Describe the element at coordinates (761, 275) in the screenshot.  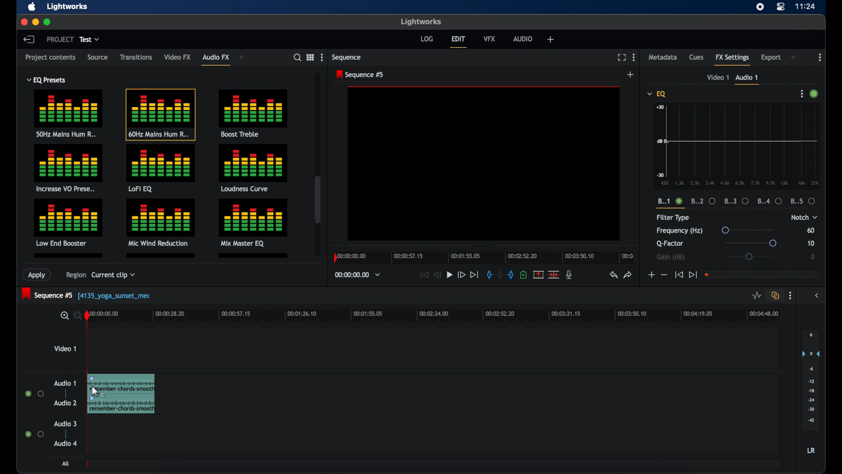
I see `empty field` at that location.